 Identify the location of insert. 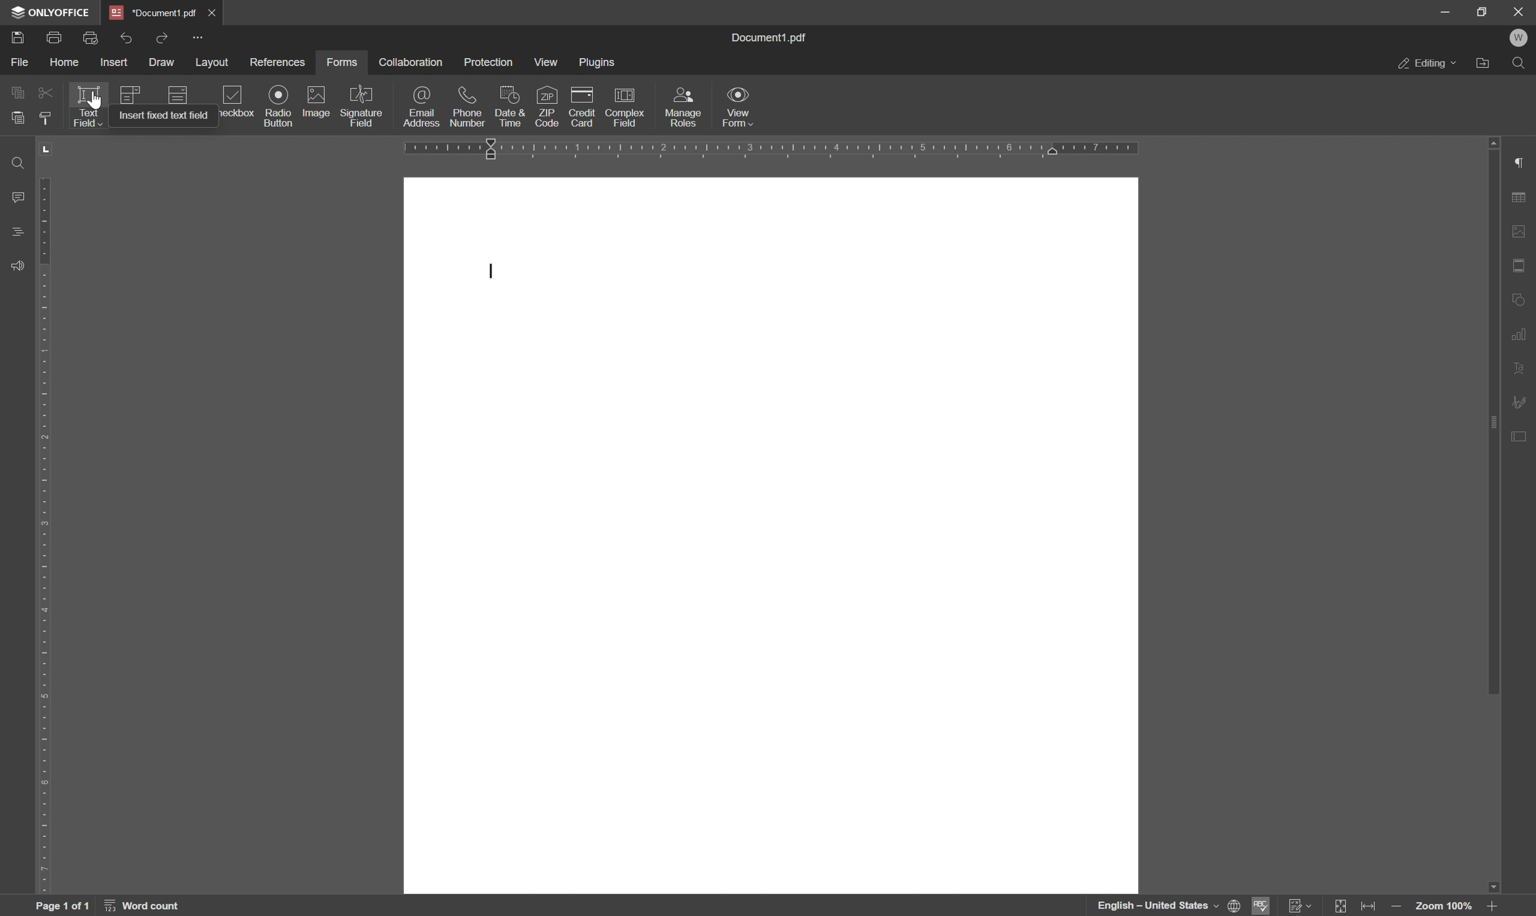
(115, 62).